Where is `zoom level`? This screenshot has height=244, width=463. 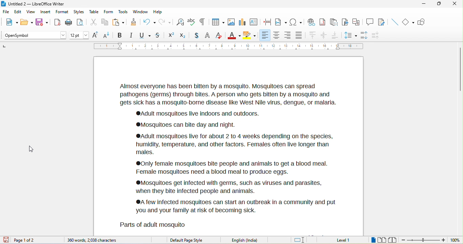 zoom level is located at coordinates (455, 240).